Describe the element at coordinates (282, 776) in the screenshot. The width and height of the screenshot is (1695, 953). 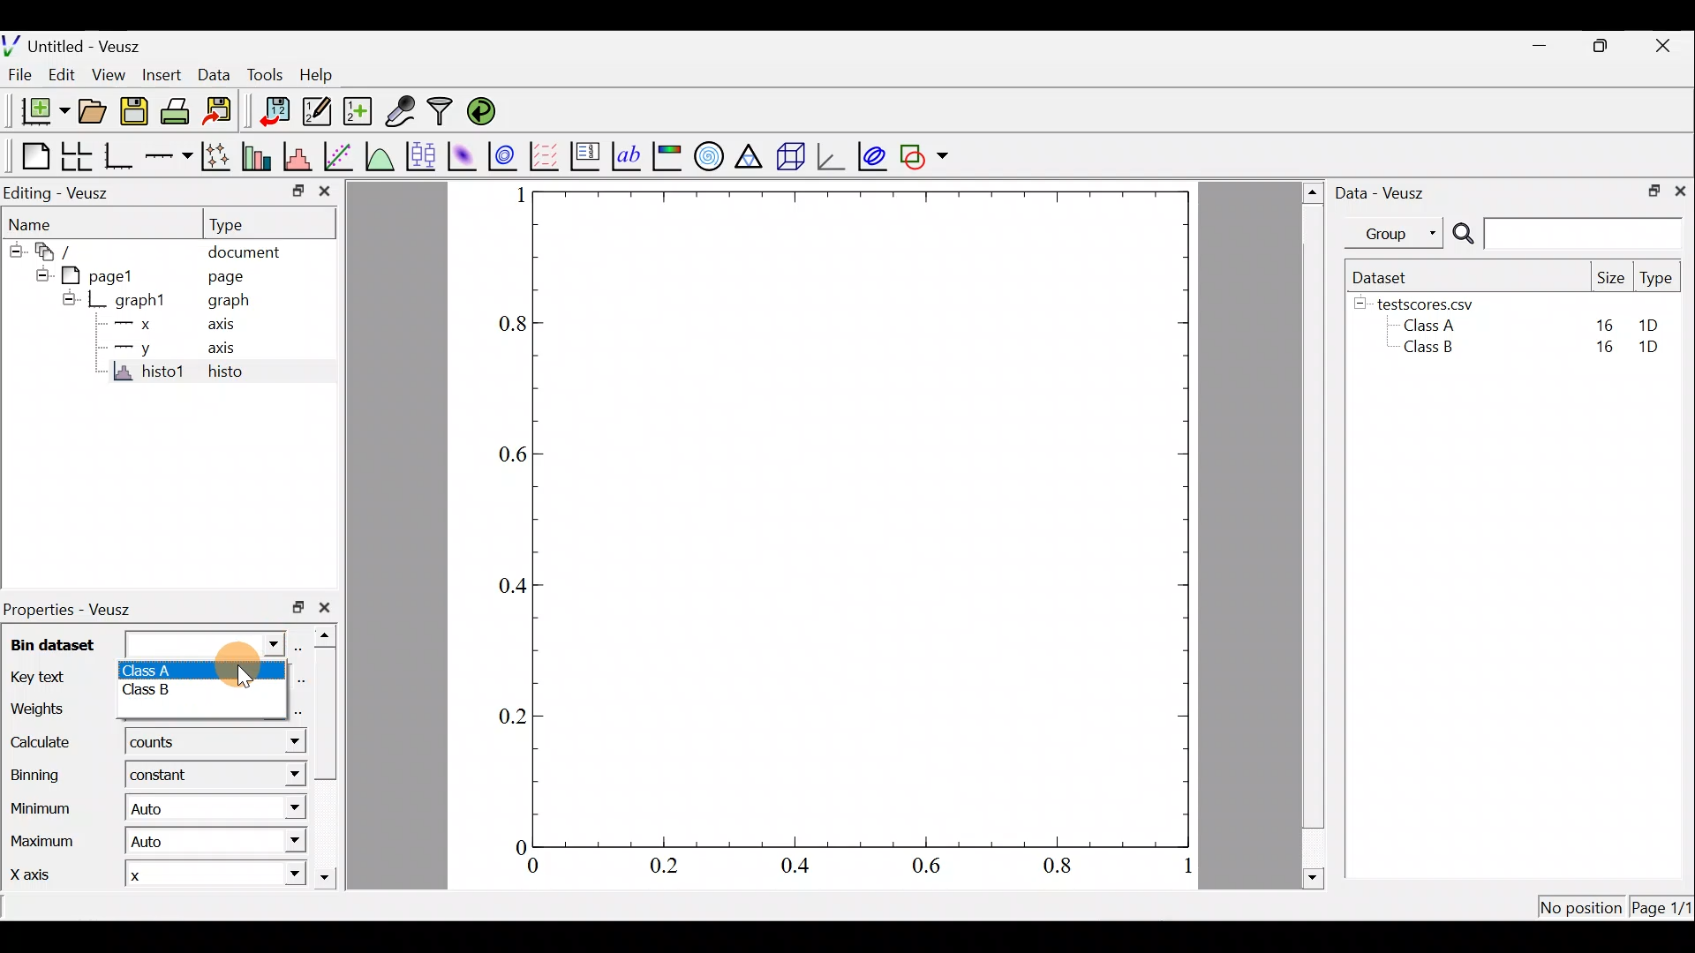
I see `Binning menu` at that location.